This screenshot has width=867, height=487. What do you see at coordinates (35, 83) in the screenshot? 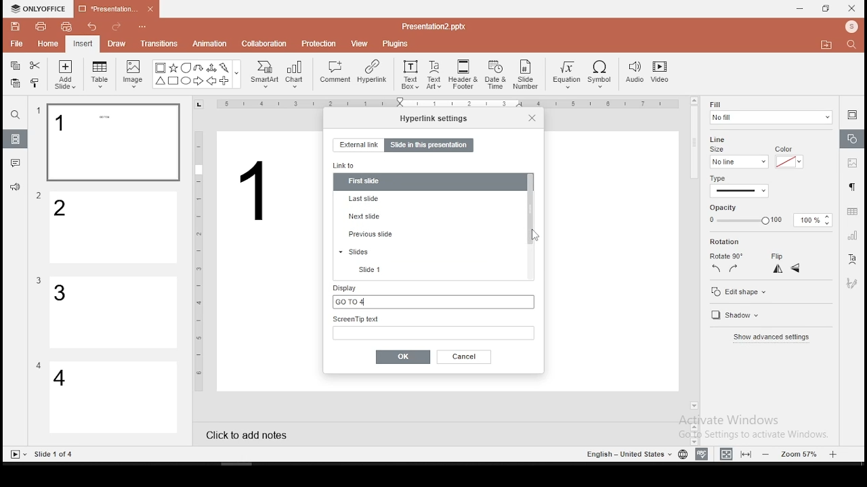
I see `clone formatting` at bounding box center [35, 83].